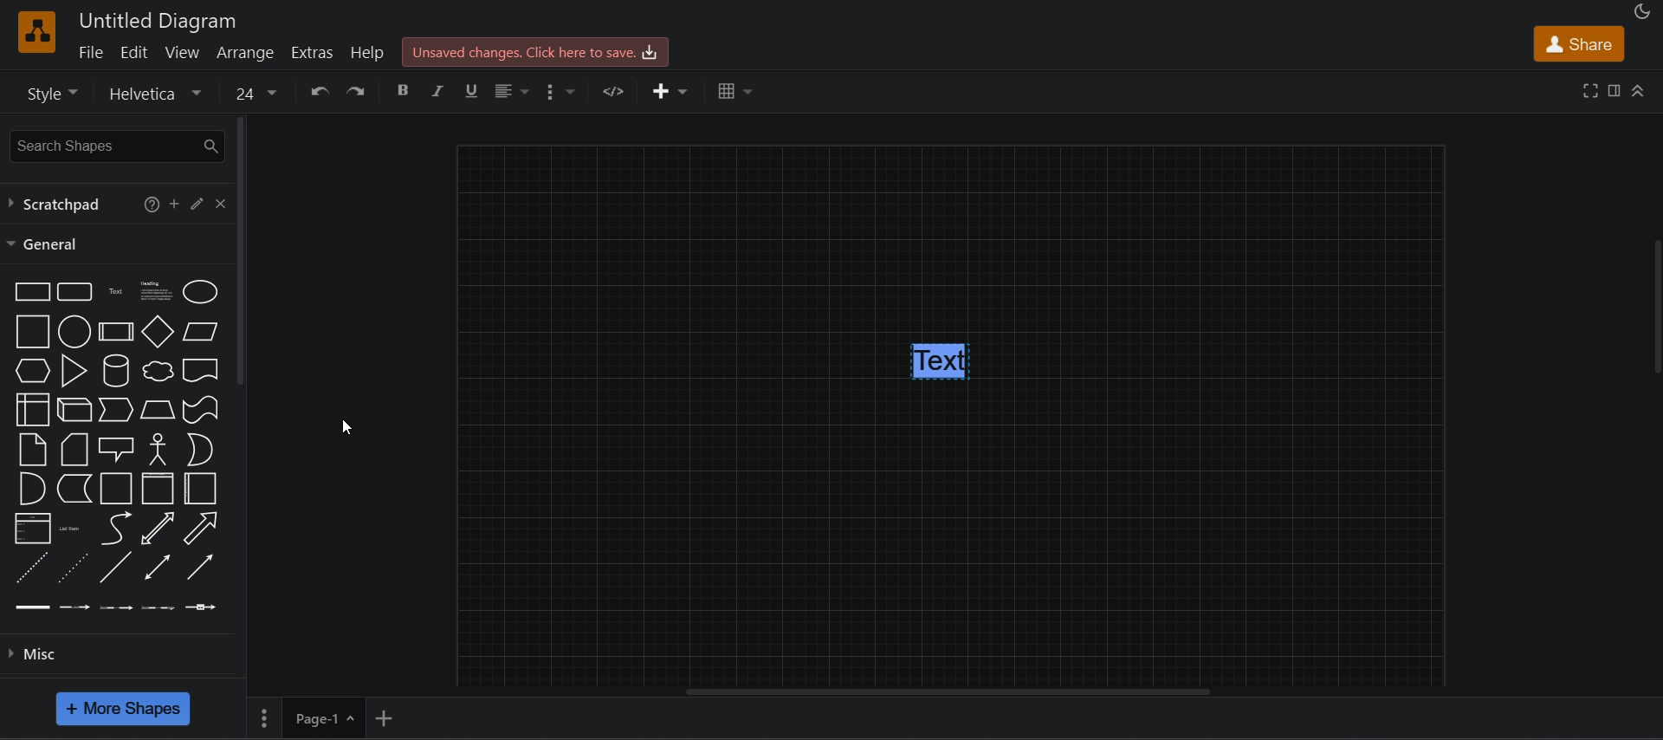 Image resolution: width=1663 pixels, height=740 pixels. What do you see at coordinates (74, 607) in the screenshot?
I see `Connector with labels` at bounding box center [74, 607].